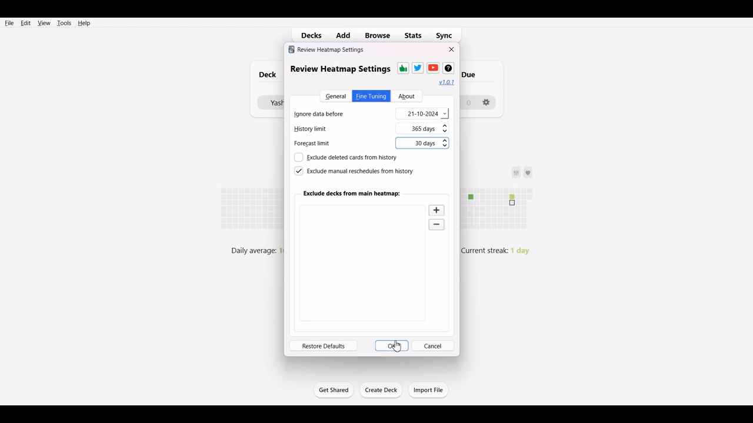 The height and width of the screenshot is (423, 753). Describe the element at coordinates (407, 96) in the screenshot. I see `About` at that location.